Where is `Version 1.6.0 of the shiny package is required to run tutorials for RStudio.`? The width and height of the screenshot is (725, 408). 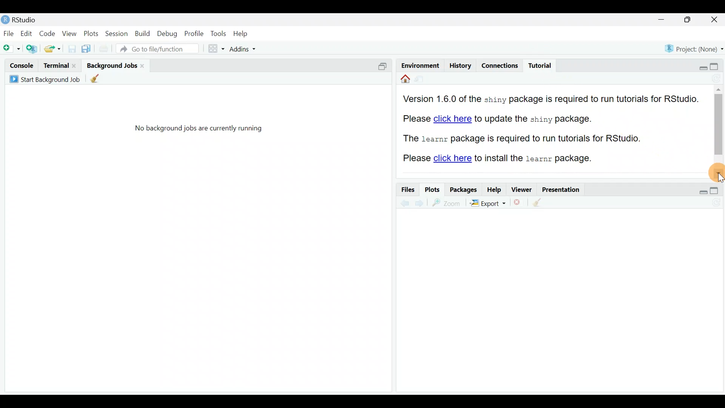 Version 1.6.0 of the shiny package is required to run tutorials for RStudio. is located at coordinates (553, 98).